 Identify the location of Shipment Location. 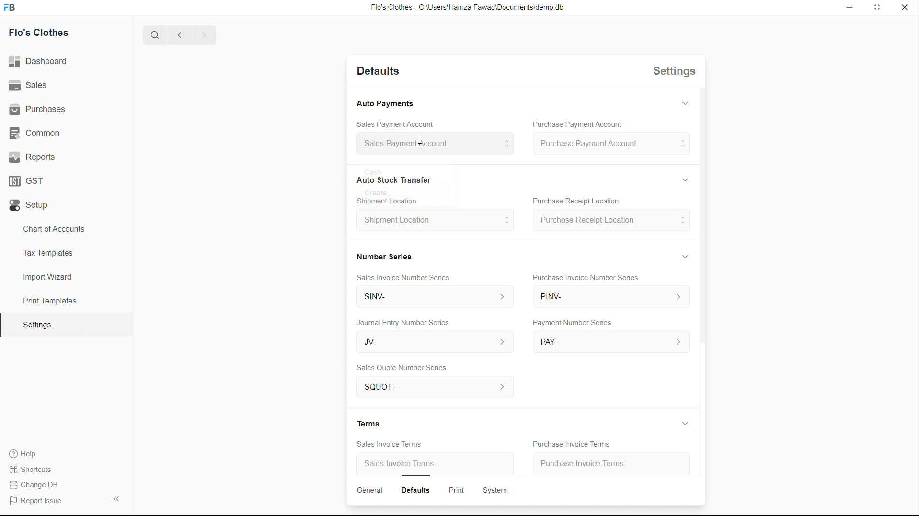
(386, 202).